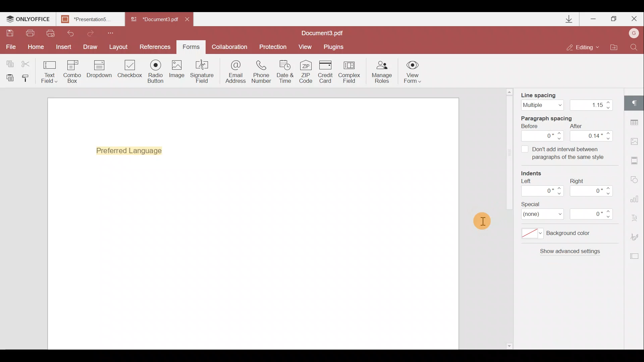 This screenshot has height=362, width=644. Describe the element at coordinates (636, 202) in the screenshot. I see `Chart settings` at that location.